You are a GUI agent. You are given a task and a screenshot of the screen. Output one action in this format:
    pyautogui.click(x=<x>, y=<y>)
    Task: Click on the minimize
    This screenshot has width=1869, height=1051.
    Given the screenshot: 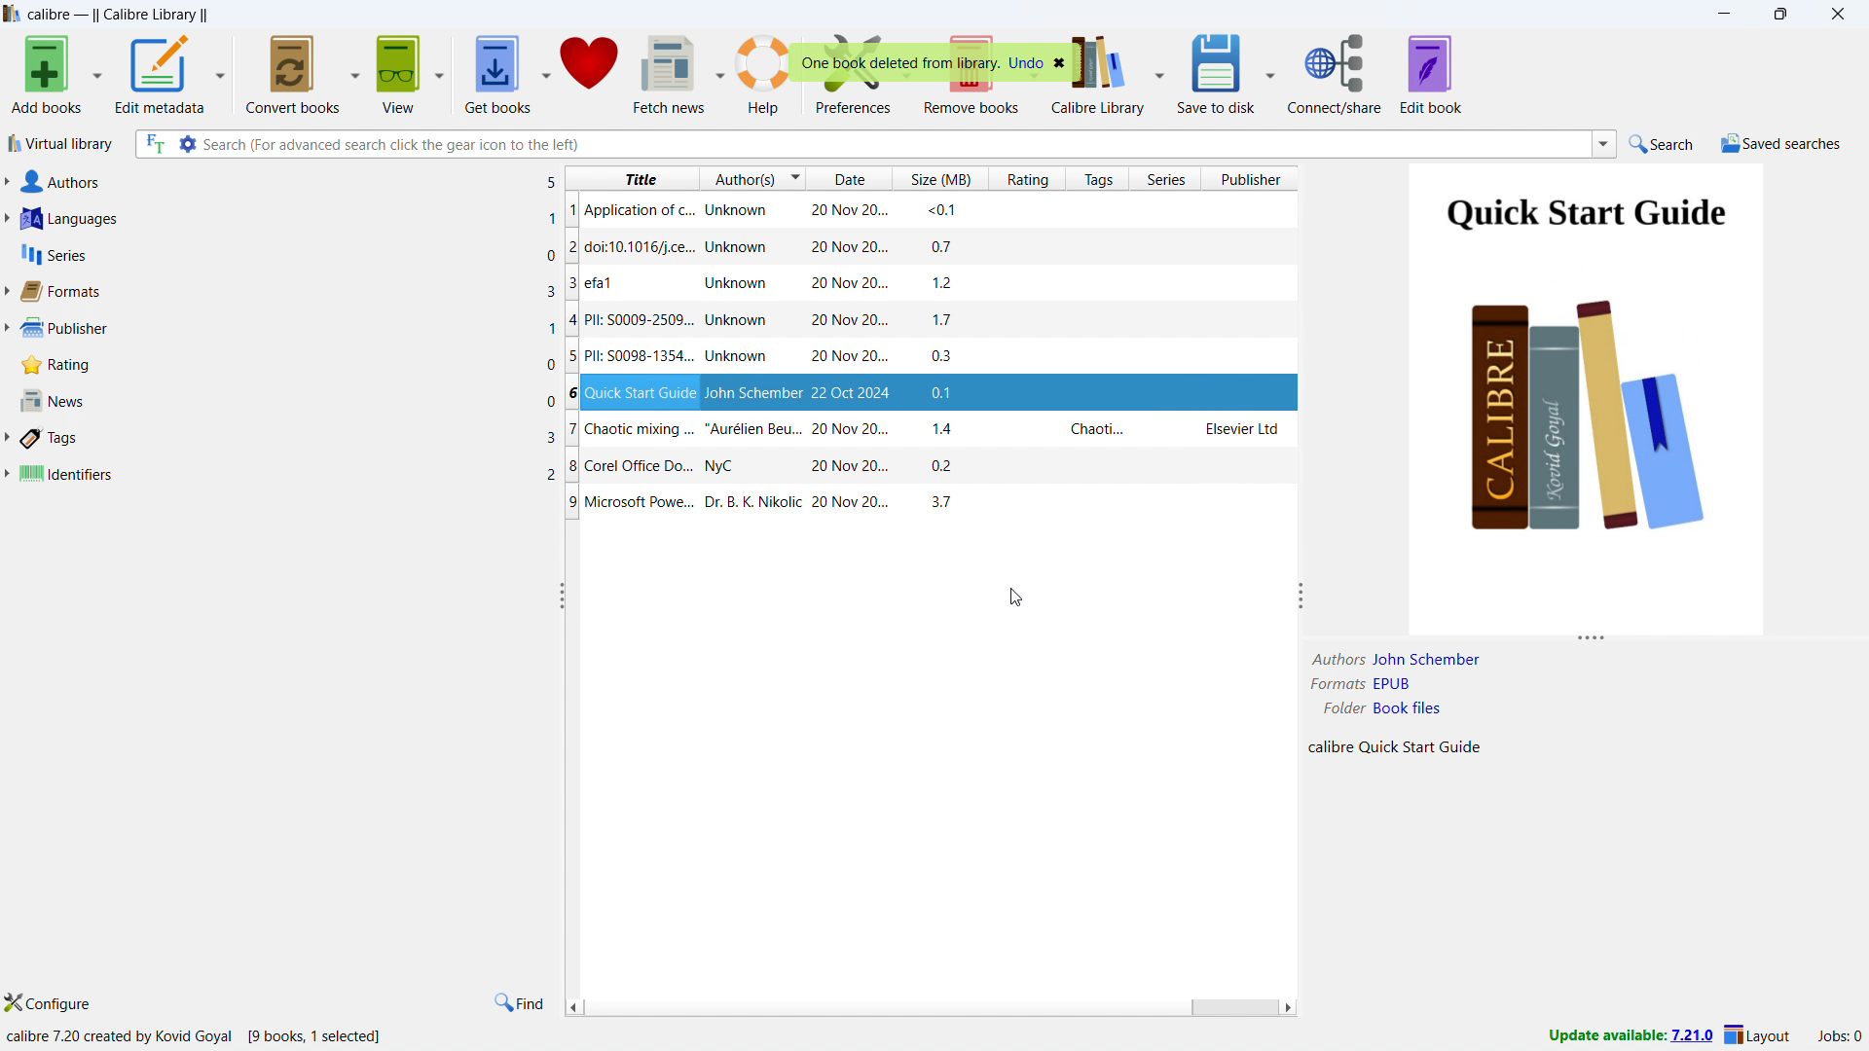 What is the action you would take?
    pyautogui.click(x=1726, y=12)
    